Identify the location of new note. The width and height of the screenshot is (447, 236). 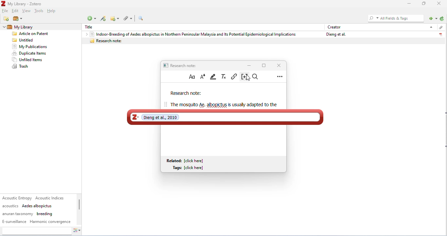
(116, 18).